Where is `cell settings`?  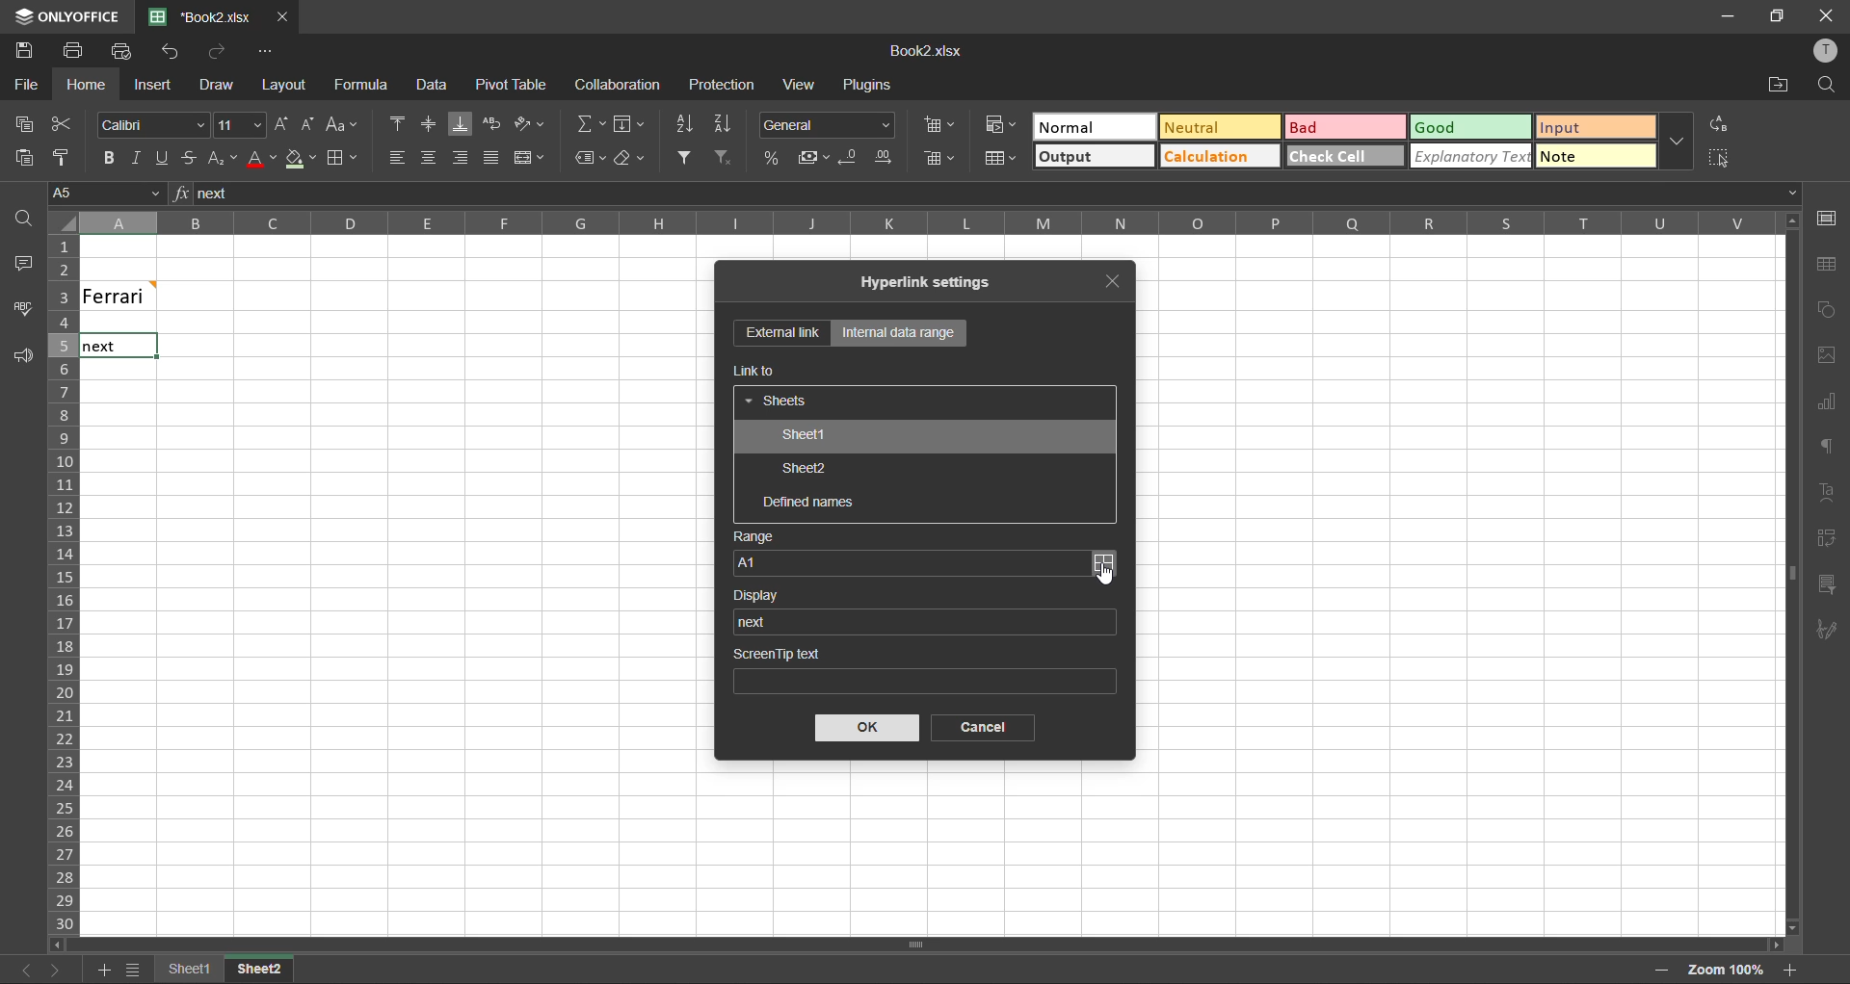
cell settings is located at coordinates (1827, 218).